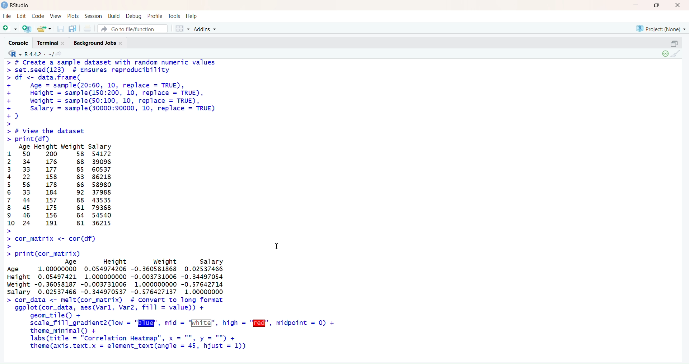 The height and width of the screenshot is (364, 689). What do you see at coordinates (662, 30) in the screenshot?
I see `Project (None)` at bounding box center [662, 30].